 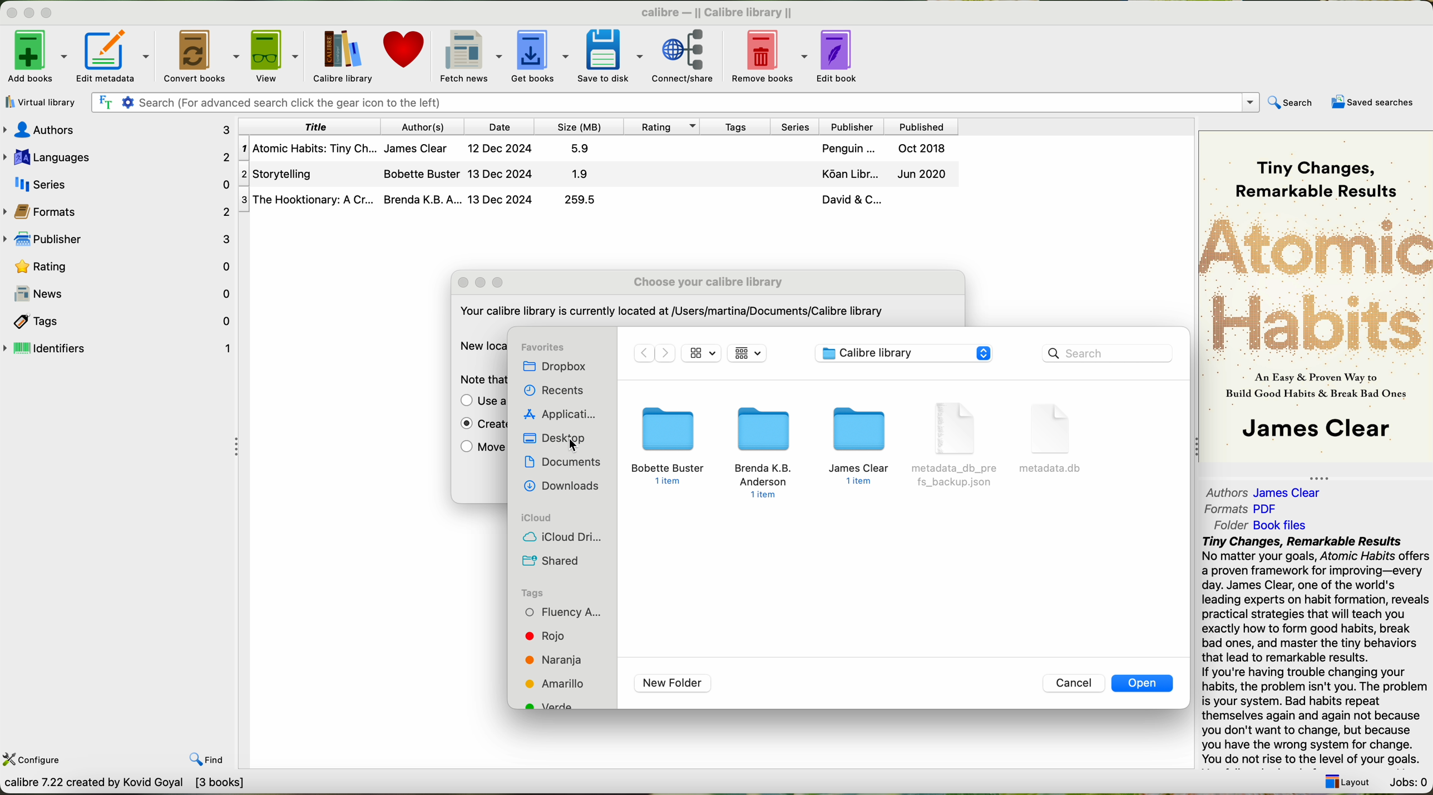 I want to click on search, so click(x=1289, y=103).